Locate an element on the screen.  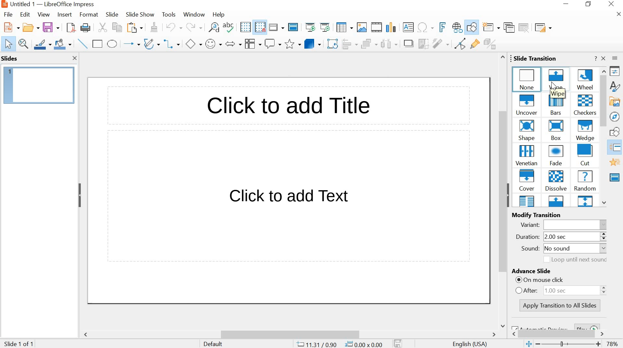
UNDO is located at coordinates (173, 27).